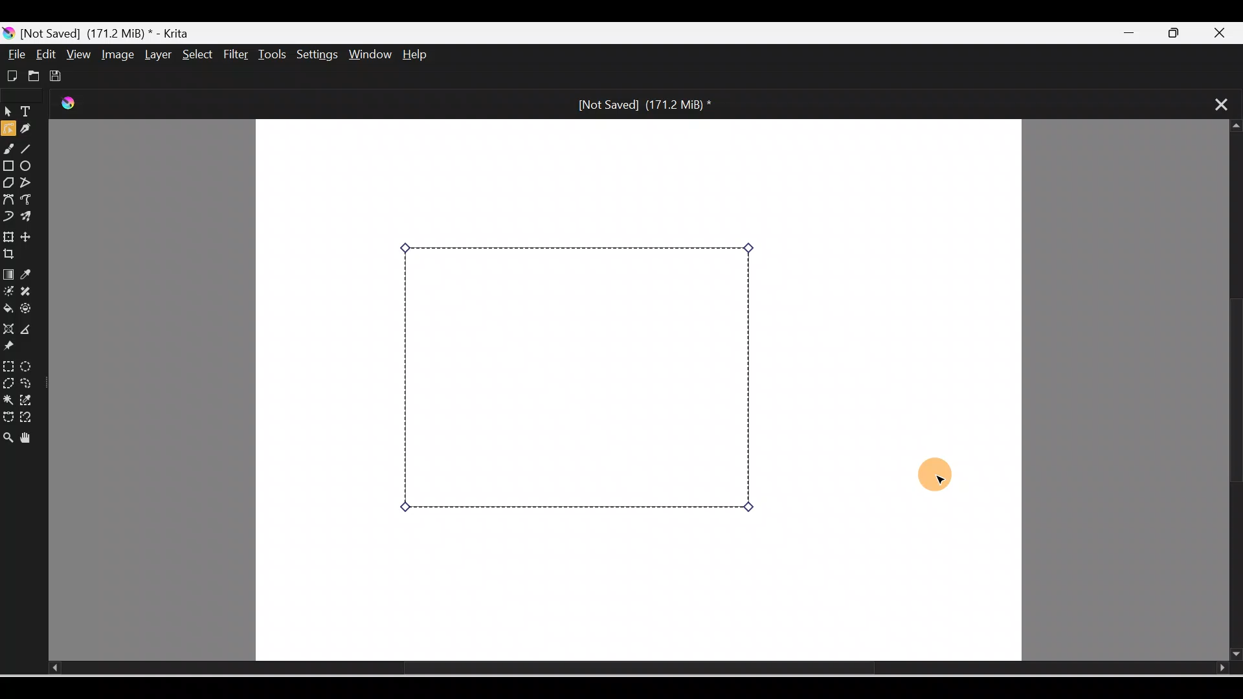 The width and height of the screenshot is (1243, 699). Describe the element at coordinates (30, 311) in the screenshot. I see `Enclose and fill tool` at that location.